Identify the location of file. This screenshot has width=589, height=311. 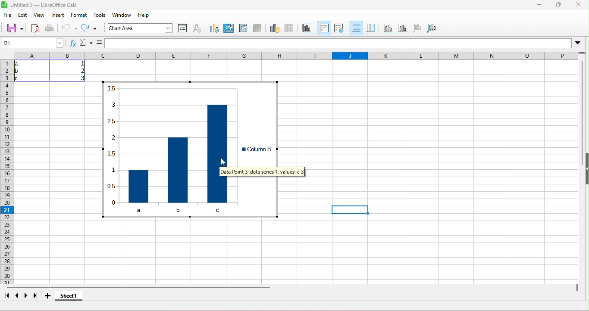
(8, 16).